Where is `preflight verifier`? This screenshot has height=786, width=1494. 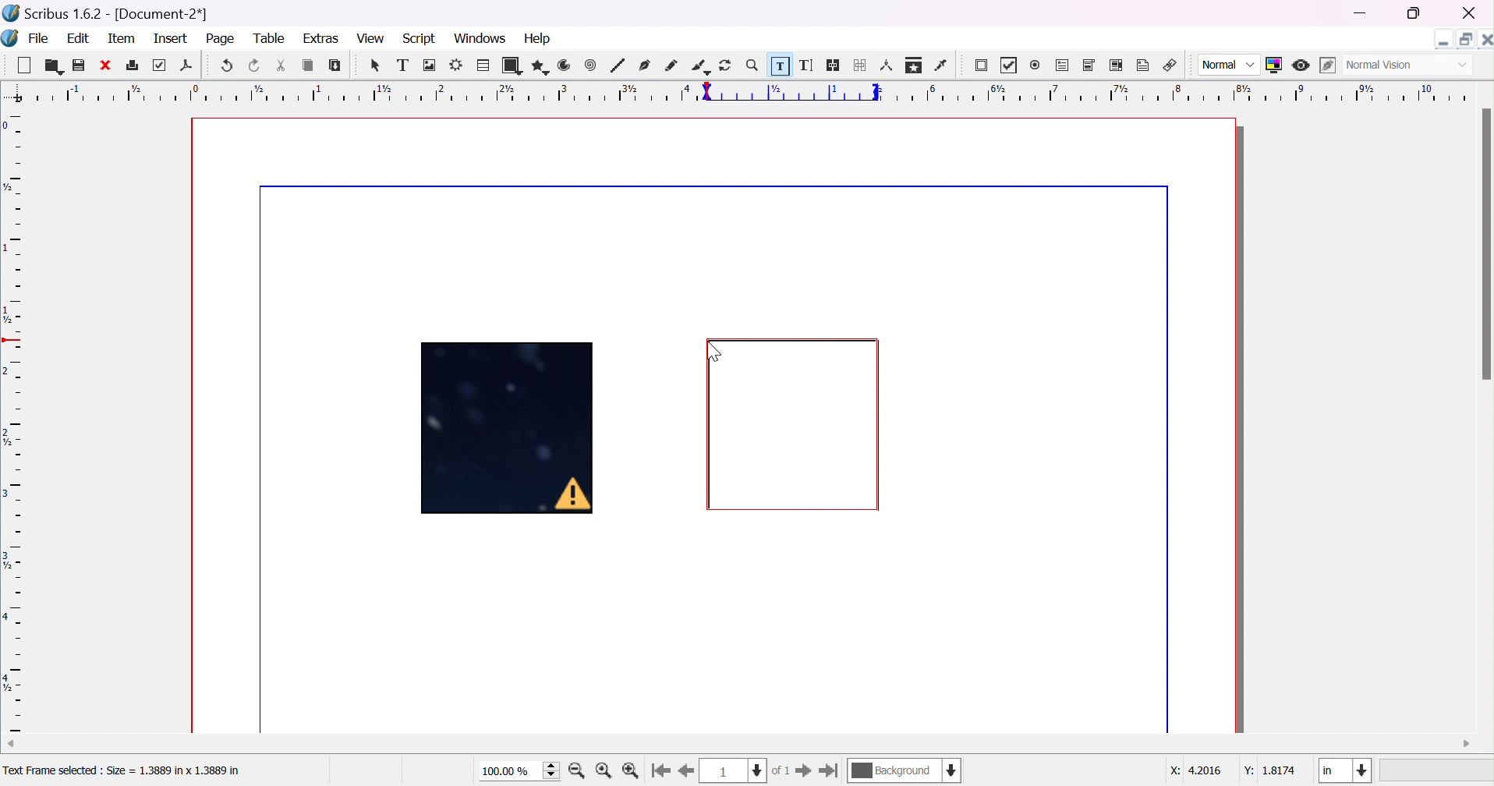
preflight verifier is located at coordinates (161, 65).